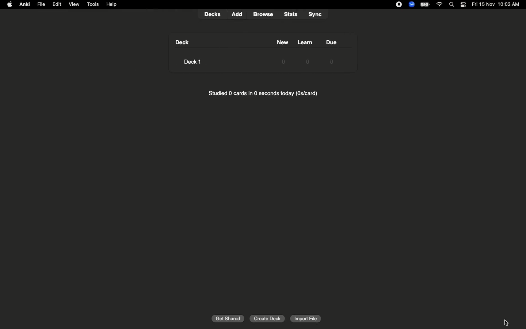  Describe the element at coordinates (290, 14) in the screenshot. I see `Stats` at that location.